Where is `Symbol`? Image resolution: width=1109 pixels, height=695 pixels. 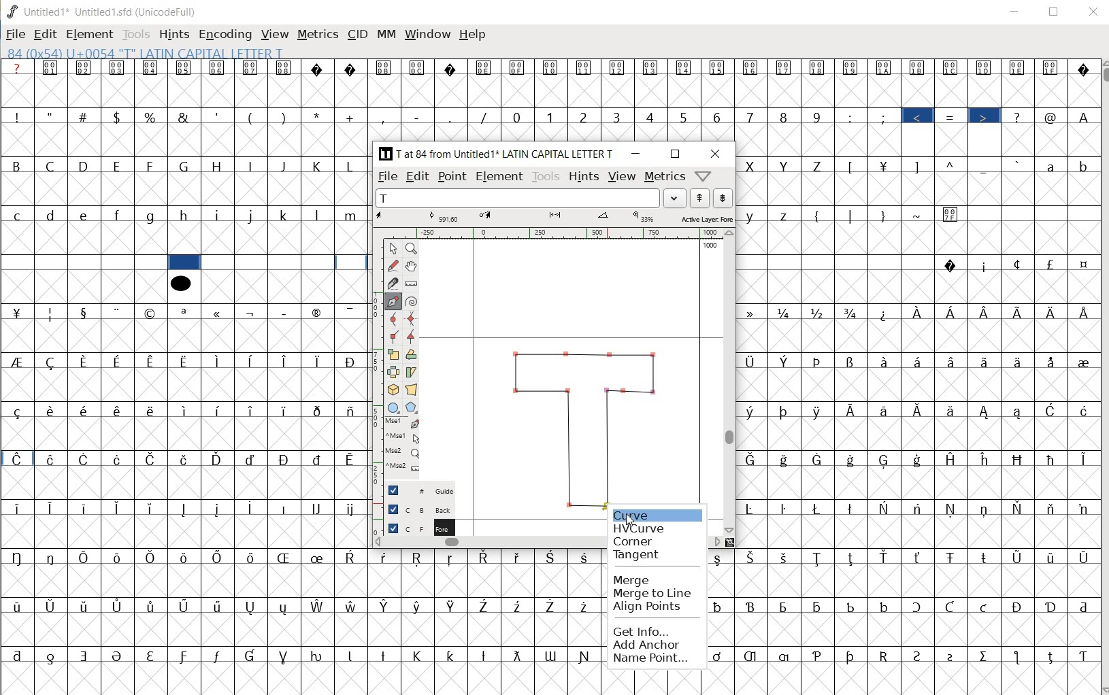
Symbol is located at coordinates (386, 654).